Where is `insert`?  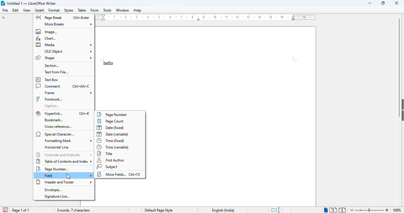
insert is located at coordinates (40, 10).